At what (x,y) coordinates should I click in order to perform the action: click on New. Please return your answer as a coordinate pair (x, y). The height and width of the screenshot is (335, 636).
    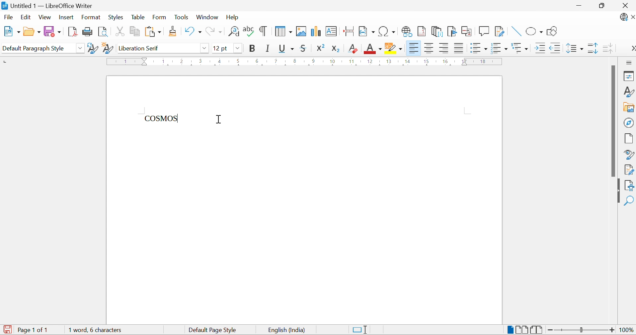
    Looking at the image, I should click on (11, 31).